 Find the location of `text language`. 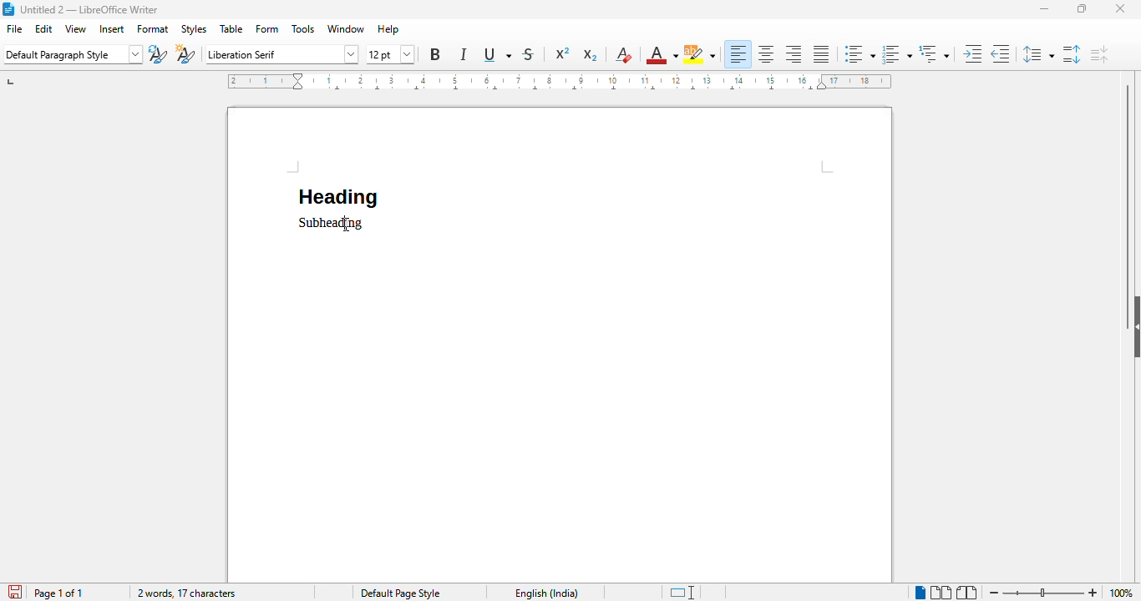

text language is located at coordinates (547, 593).